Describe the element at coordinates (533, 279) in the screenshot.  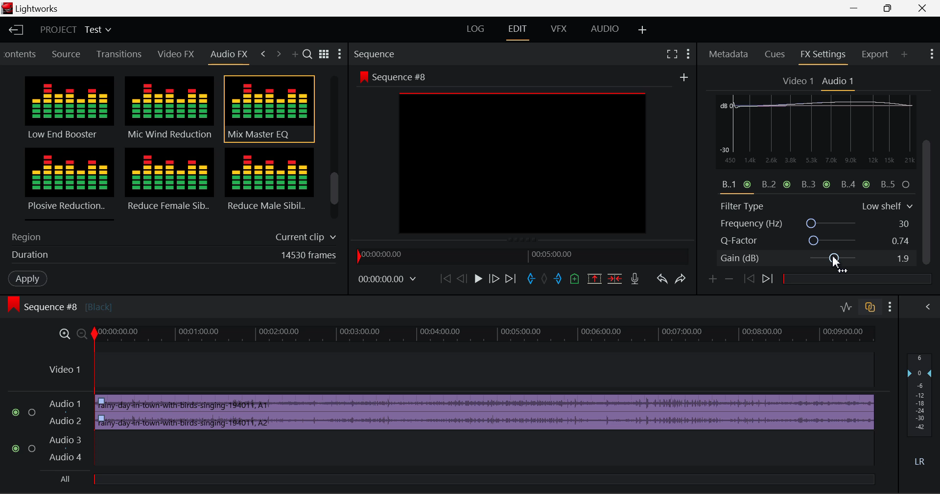
I see `Mark In` at that location.